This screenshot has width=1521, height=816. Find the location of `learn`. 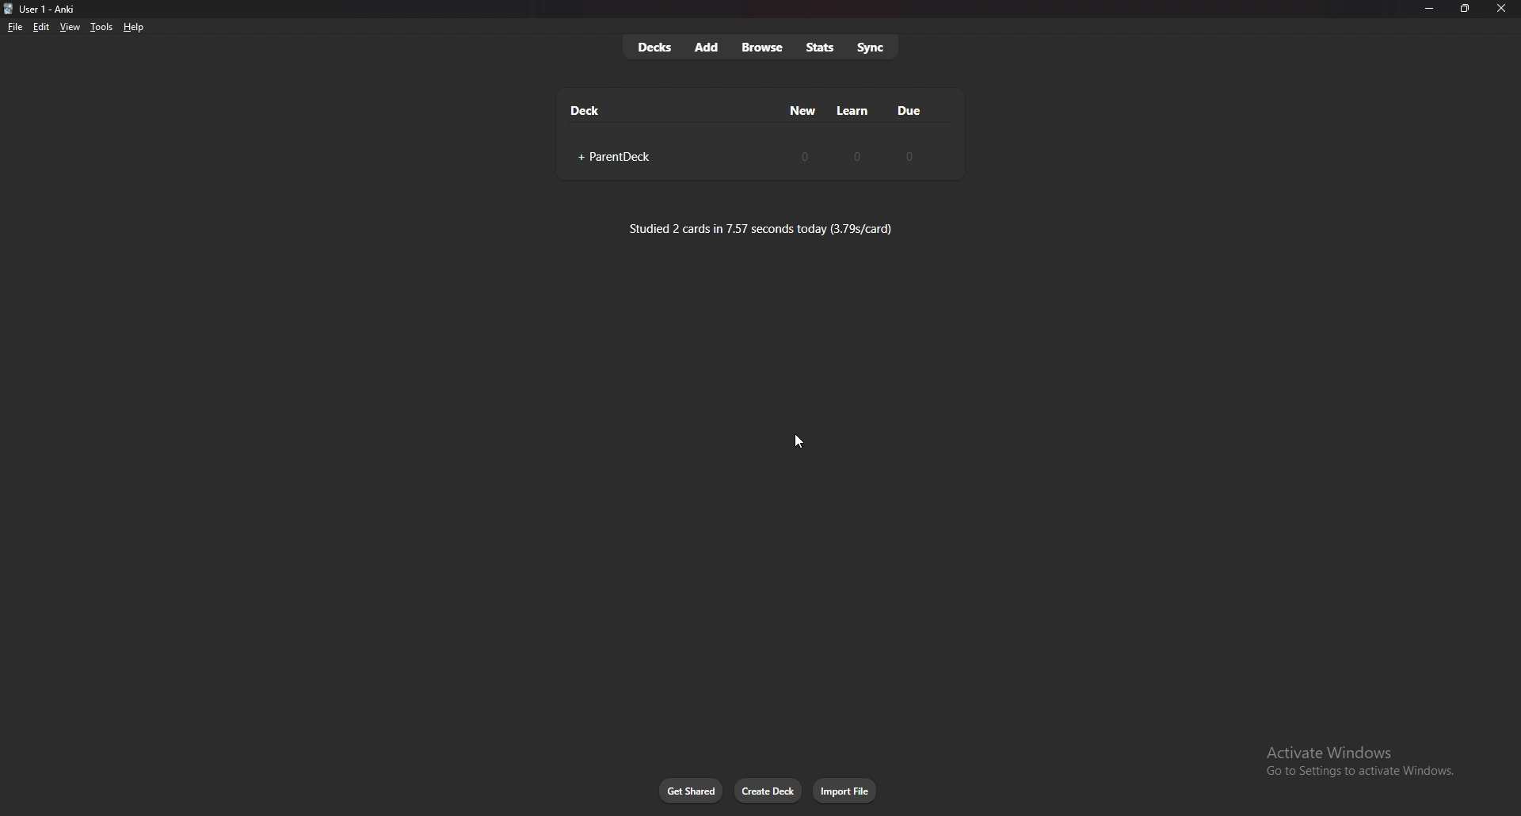

learn is located at coordinates (853, 111).